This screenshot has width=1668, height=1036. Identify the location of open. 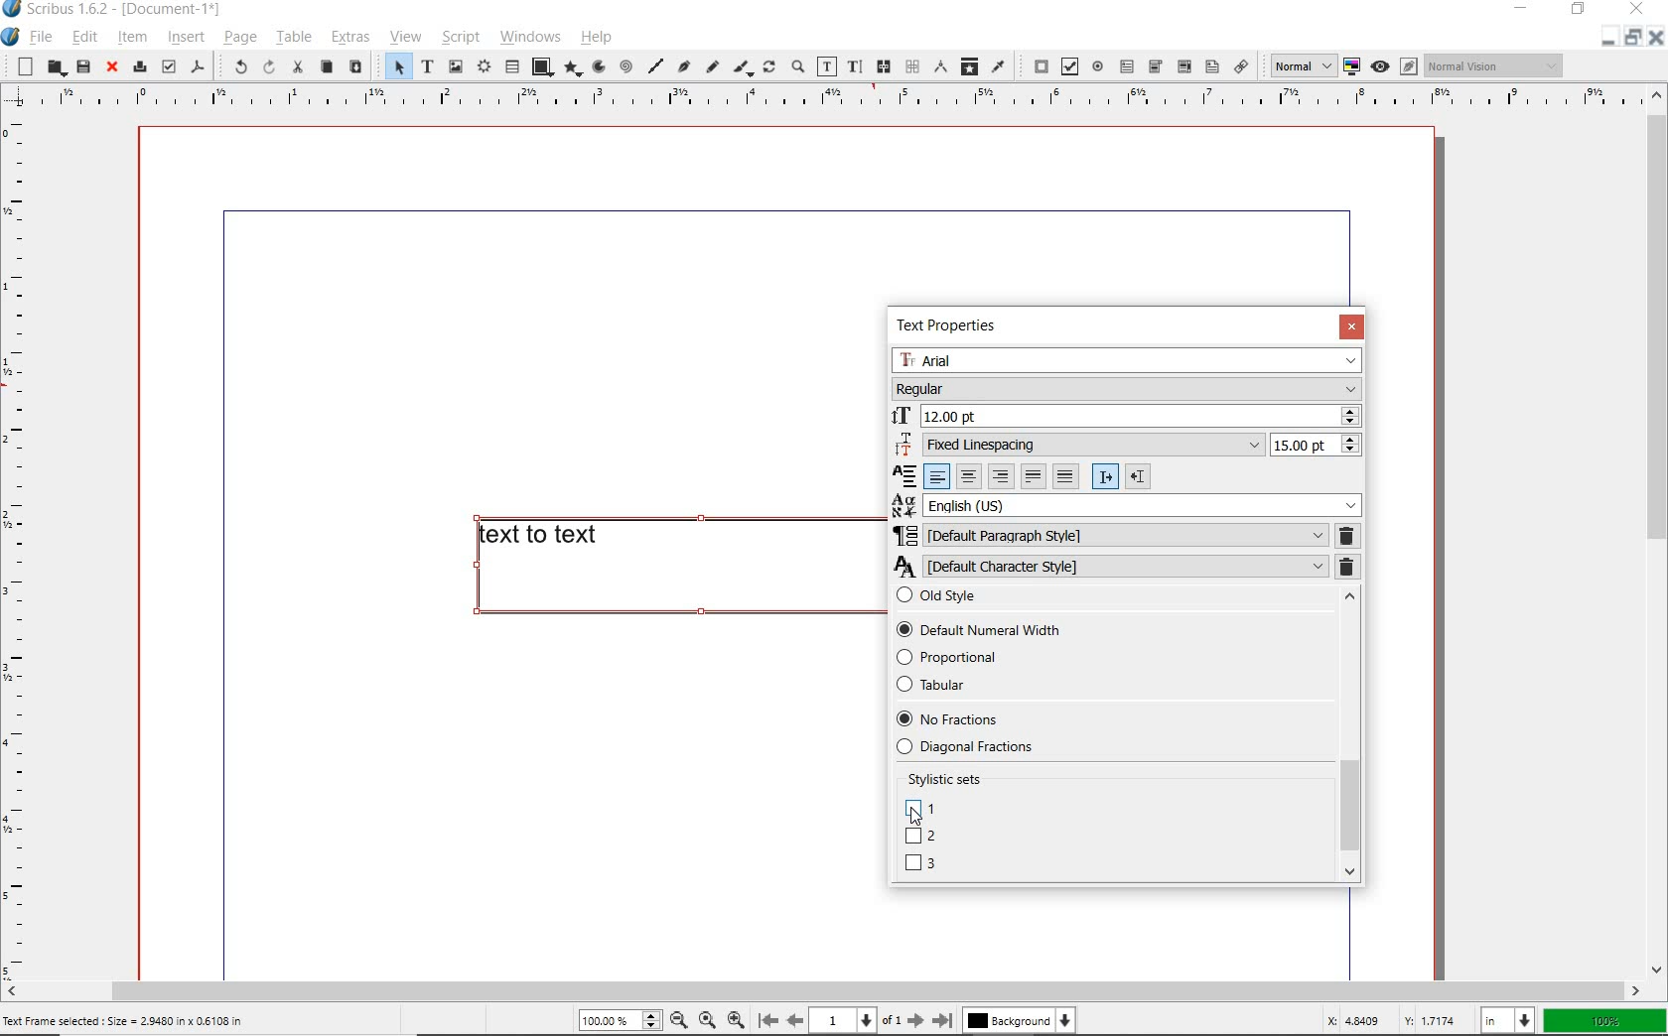
(55, 68).